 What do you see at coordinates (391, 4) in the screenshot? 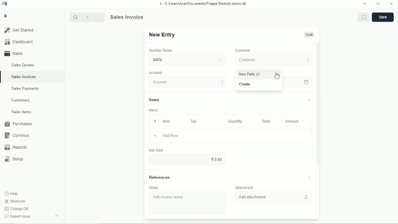
I see `Close` at bounding box center [391, 4].